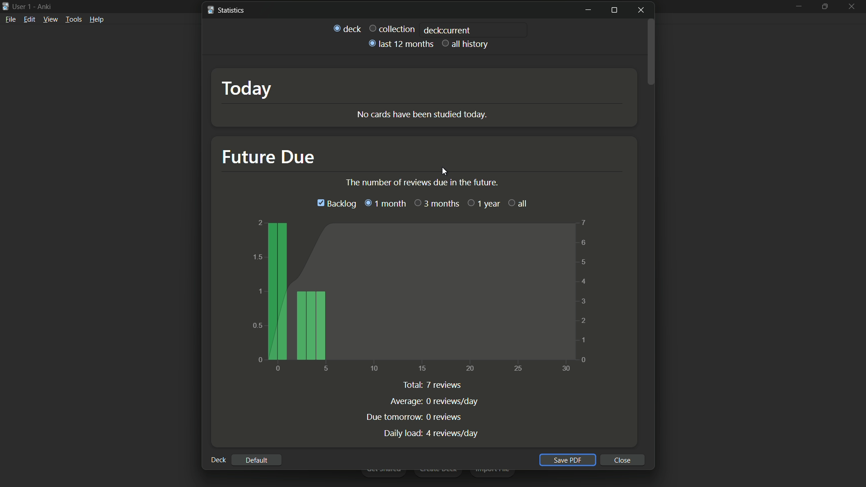  What do you see at coordinates (228, 10) in the screenshot?
I see `statistics` at bounding box center [228, 10].